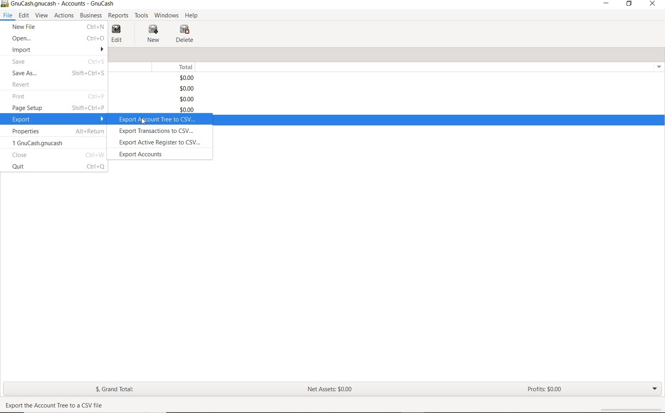  Describe the element at coordinates (101, 119) in the screenshot. I see `drop down` at that location.